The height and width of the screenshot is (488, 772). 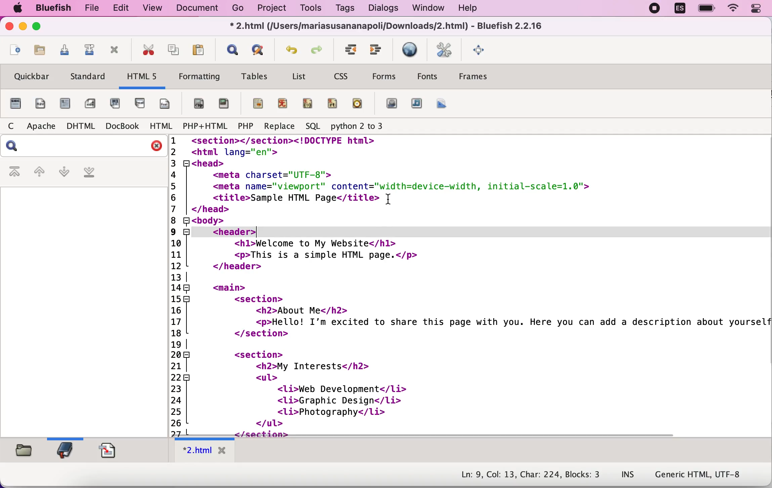 I want to click on fonts, so click(x=427, y=78).